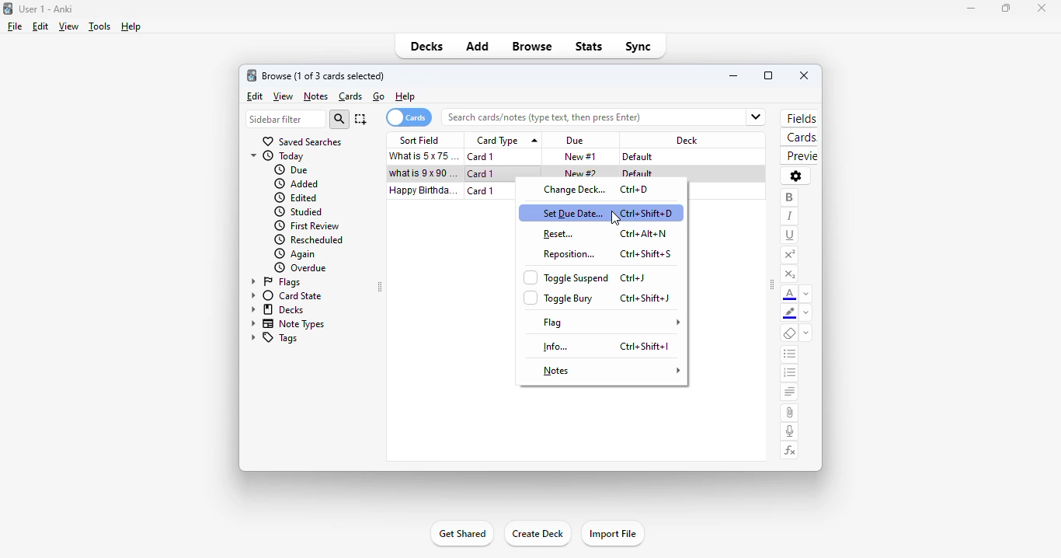 This screenshot has height=558, width=1061. I want to click on help, so click(405, 97).